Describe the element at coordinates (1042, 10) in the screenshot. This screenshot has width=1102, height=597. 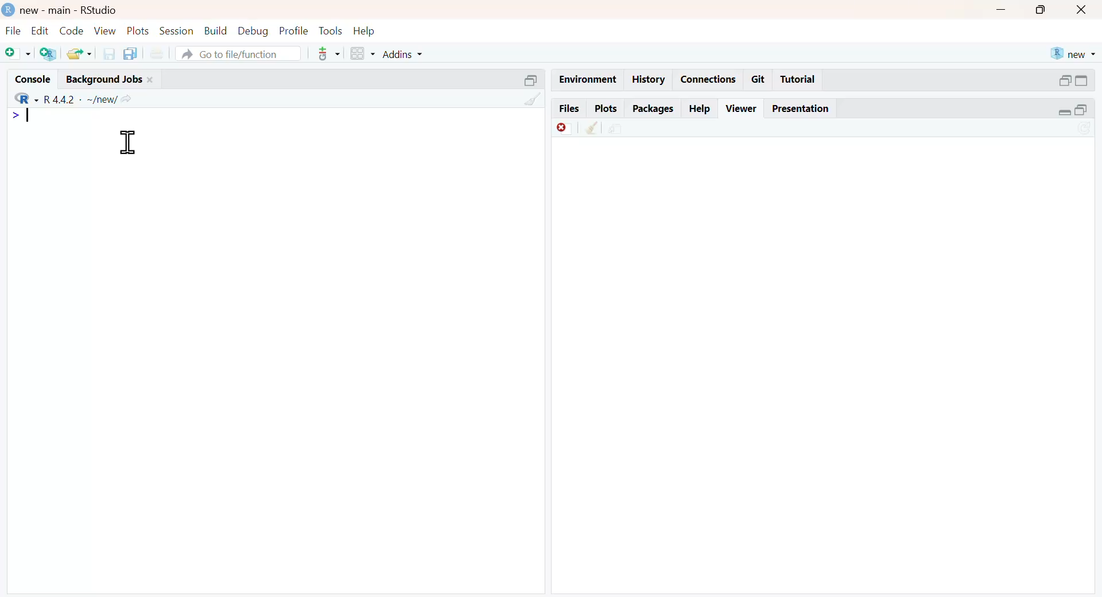
I see `maximise` at that location.